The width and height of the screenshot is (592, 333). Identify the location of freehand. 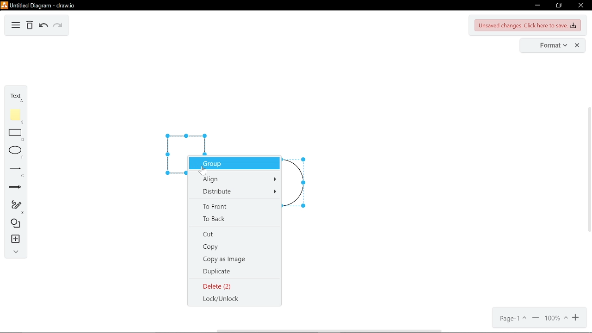
(13, 206).